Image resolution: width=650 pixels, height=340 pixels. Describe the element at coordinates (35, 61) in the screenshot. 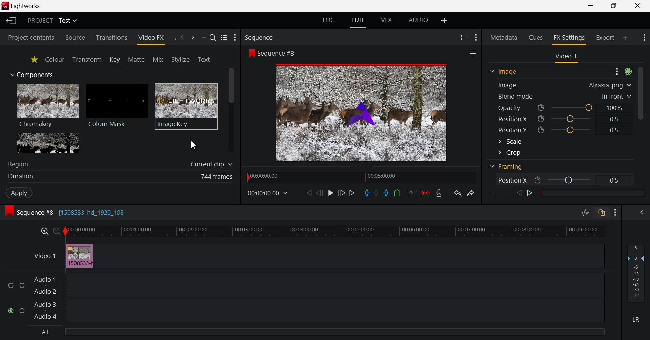

I see `Favorites` at that location.